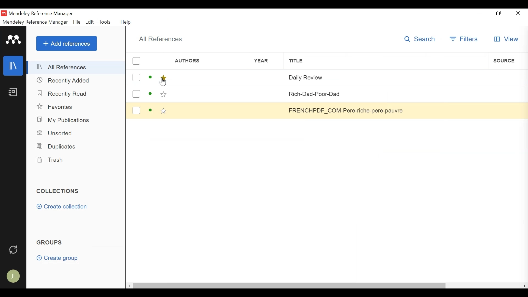  What do you see at coordinates (519, 13) in the screenshot?
I see `Close` at bounding box center [519, 13].